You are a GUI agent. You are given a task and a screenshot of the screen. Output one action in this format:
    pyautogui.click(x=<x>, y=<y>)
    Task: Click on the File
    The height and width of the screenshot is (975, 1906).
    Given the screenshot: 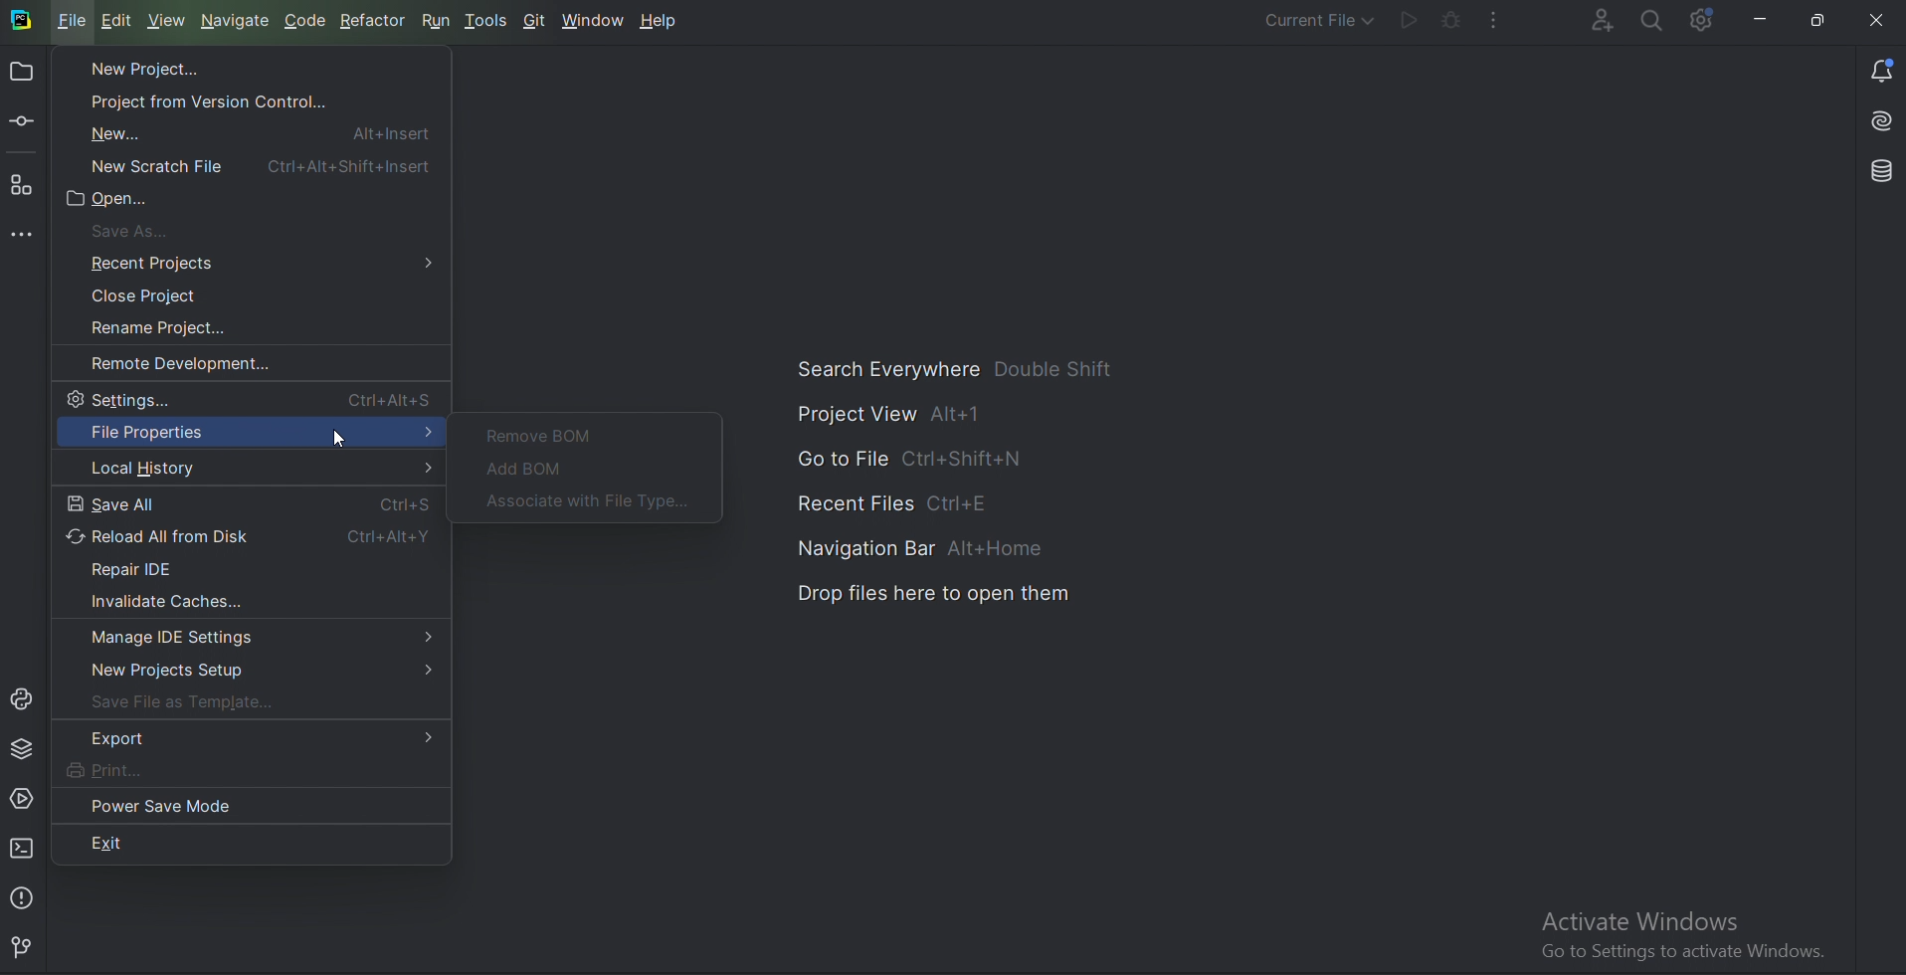 What is the action you would take?
    pyautogui.click(x=73, y=20)
    